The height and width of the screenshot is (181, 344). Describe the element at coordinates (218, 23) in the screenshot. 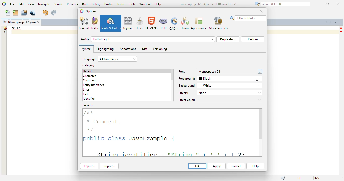

I see `miscellaneous` at that location.